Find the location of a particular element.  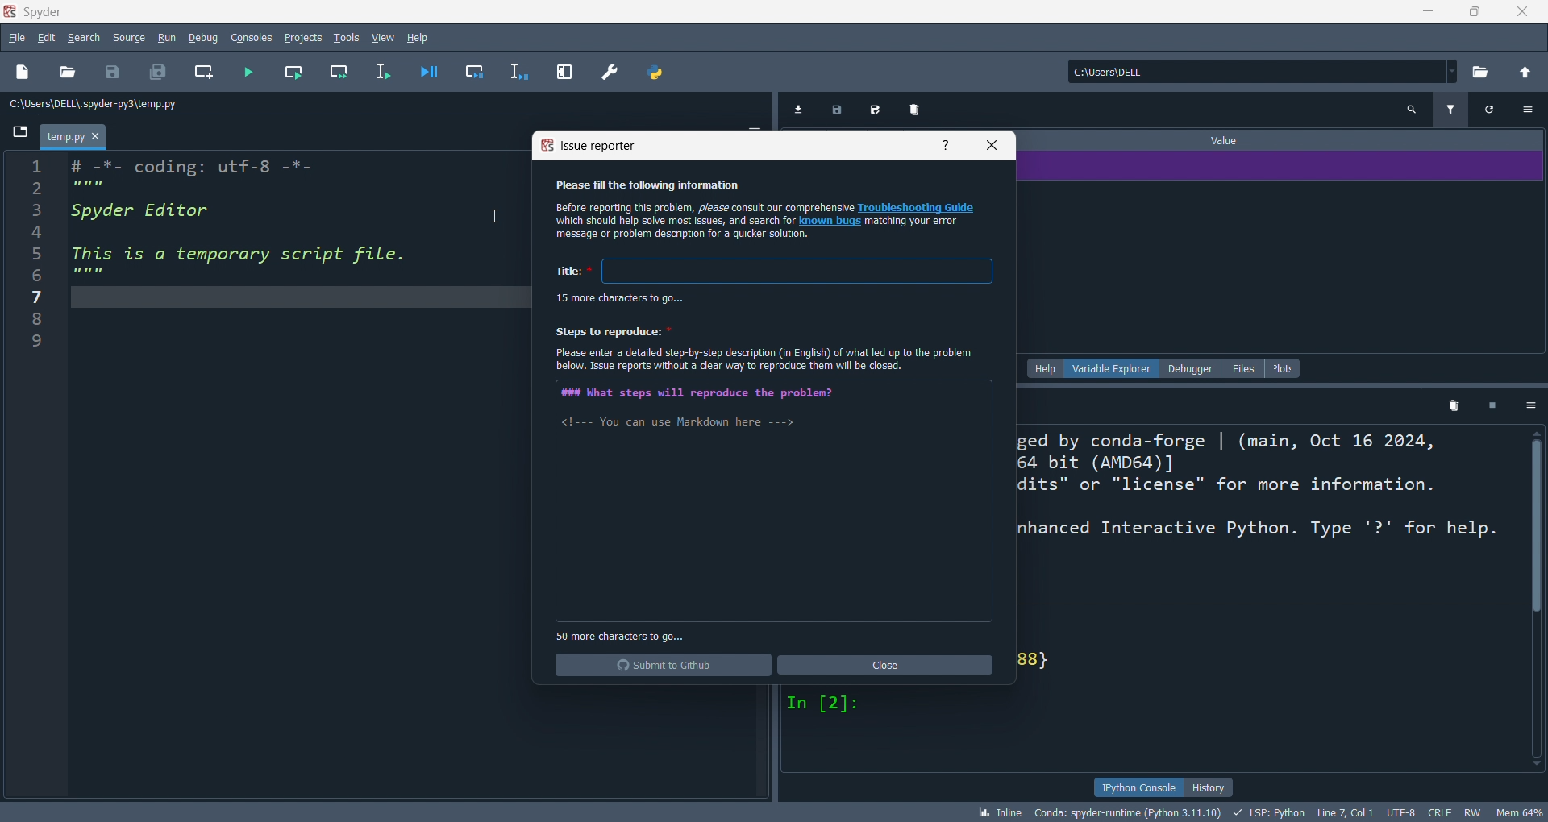

open directory is located at coordinates (1480, 73).